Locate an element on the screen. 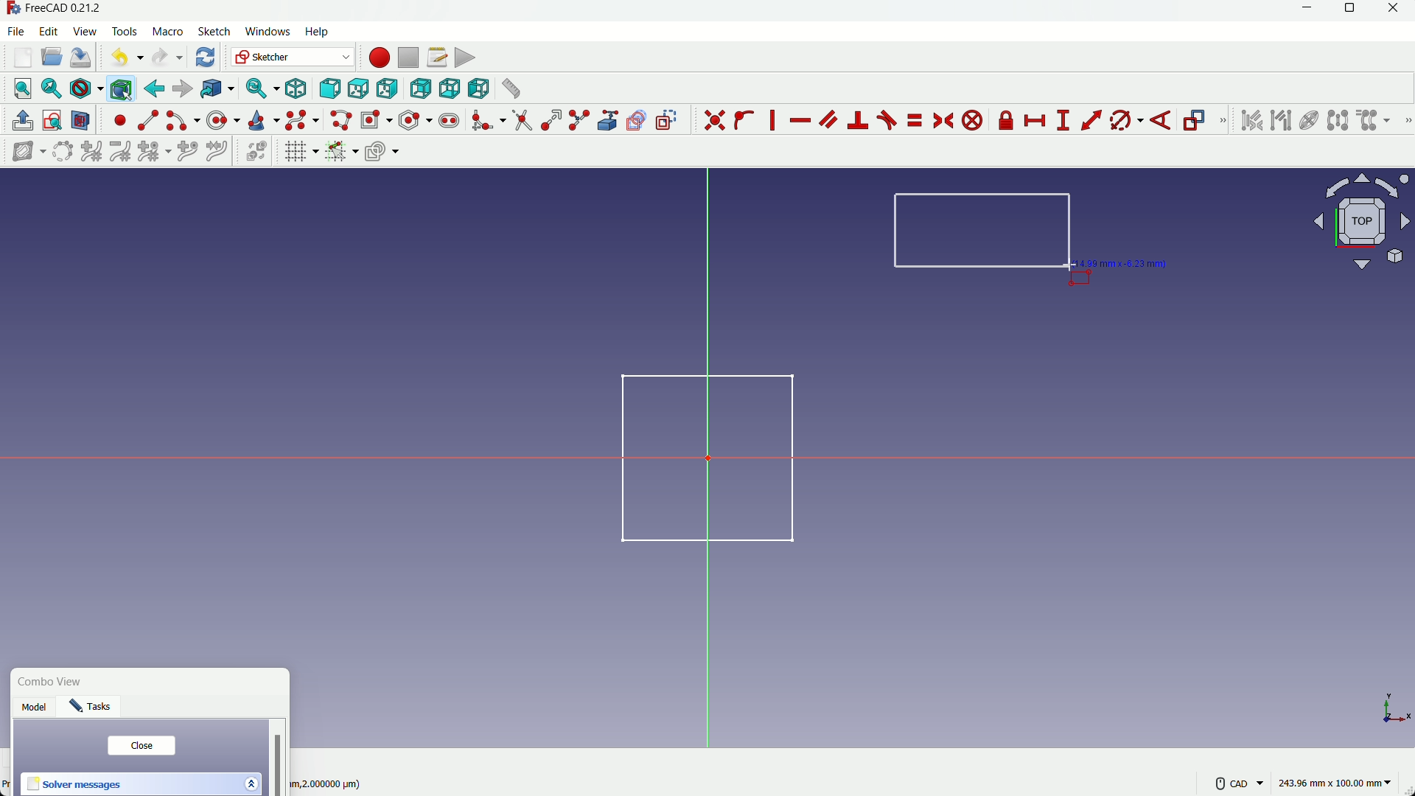  create circle is located at coordinates (225, 119).